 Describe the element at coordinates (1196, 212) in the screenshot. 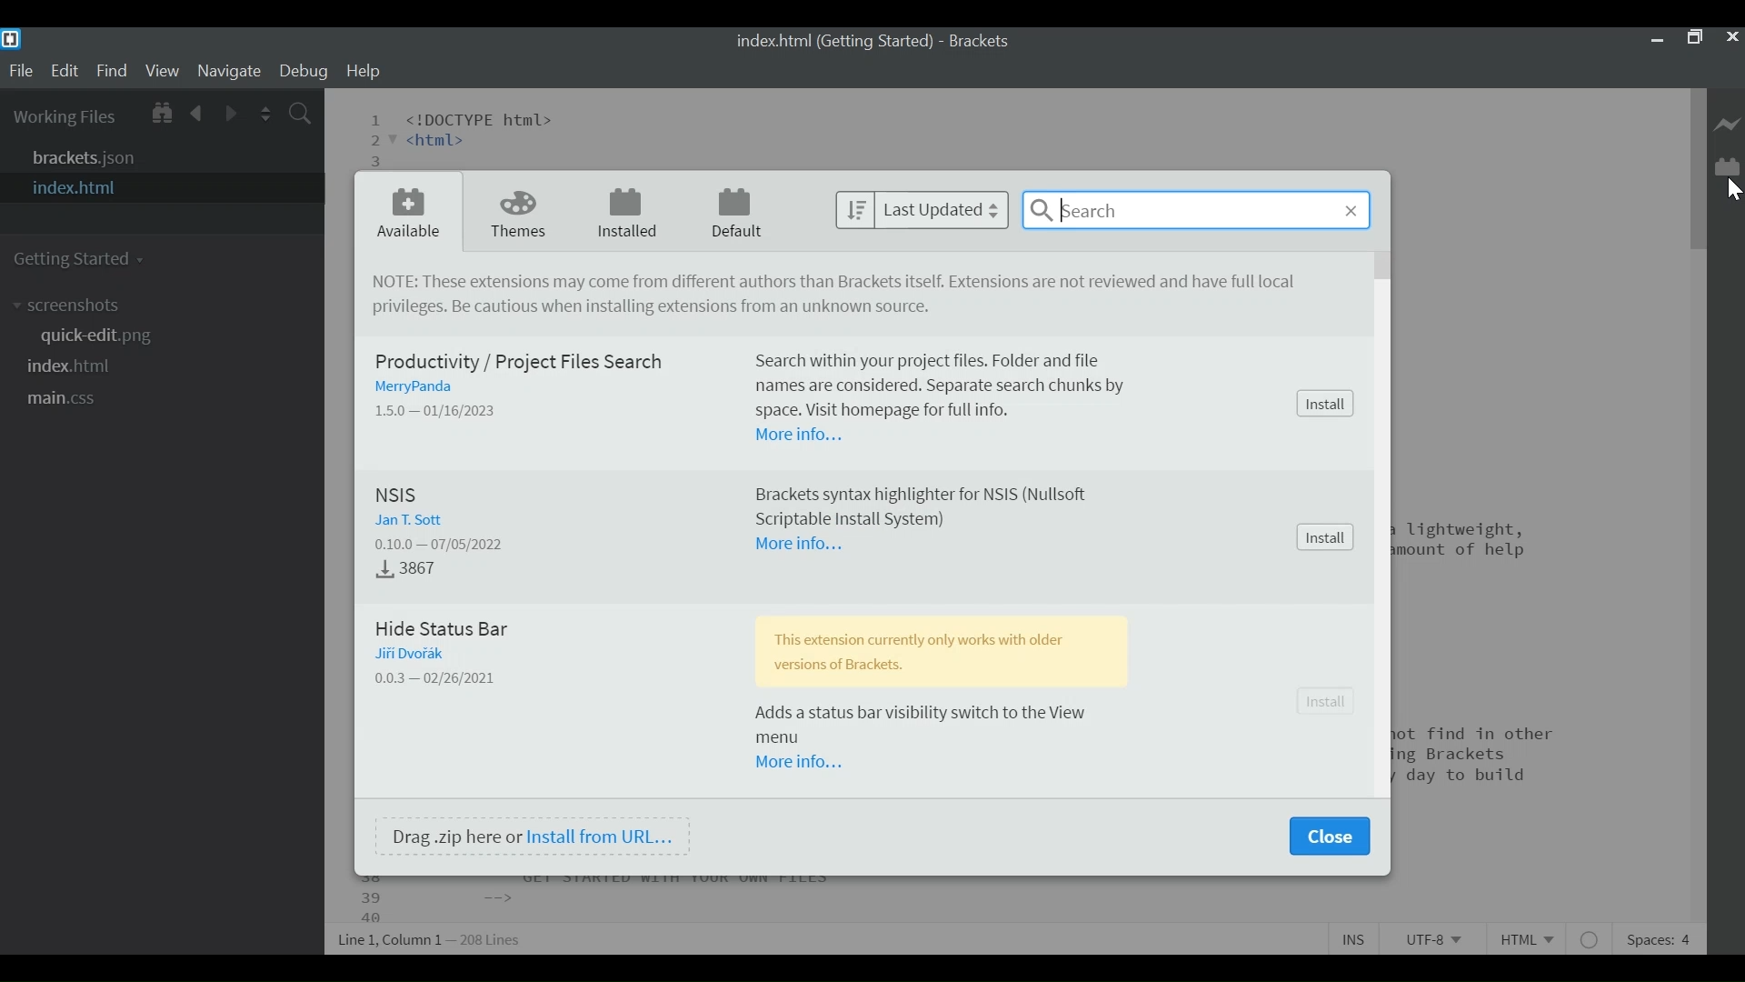

I see `Search` at that location.